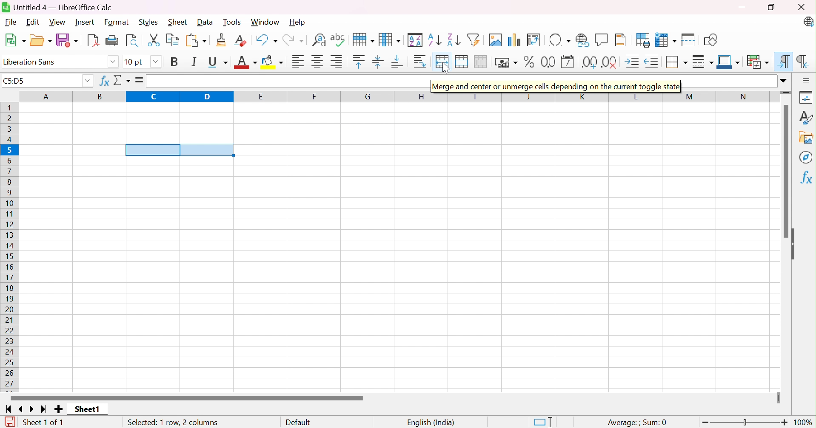  Describe the element at coordinates (16, 39) in the screenshot. I see `New` at that location.